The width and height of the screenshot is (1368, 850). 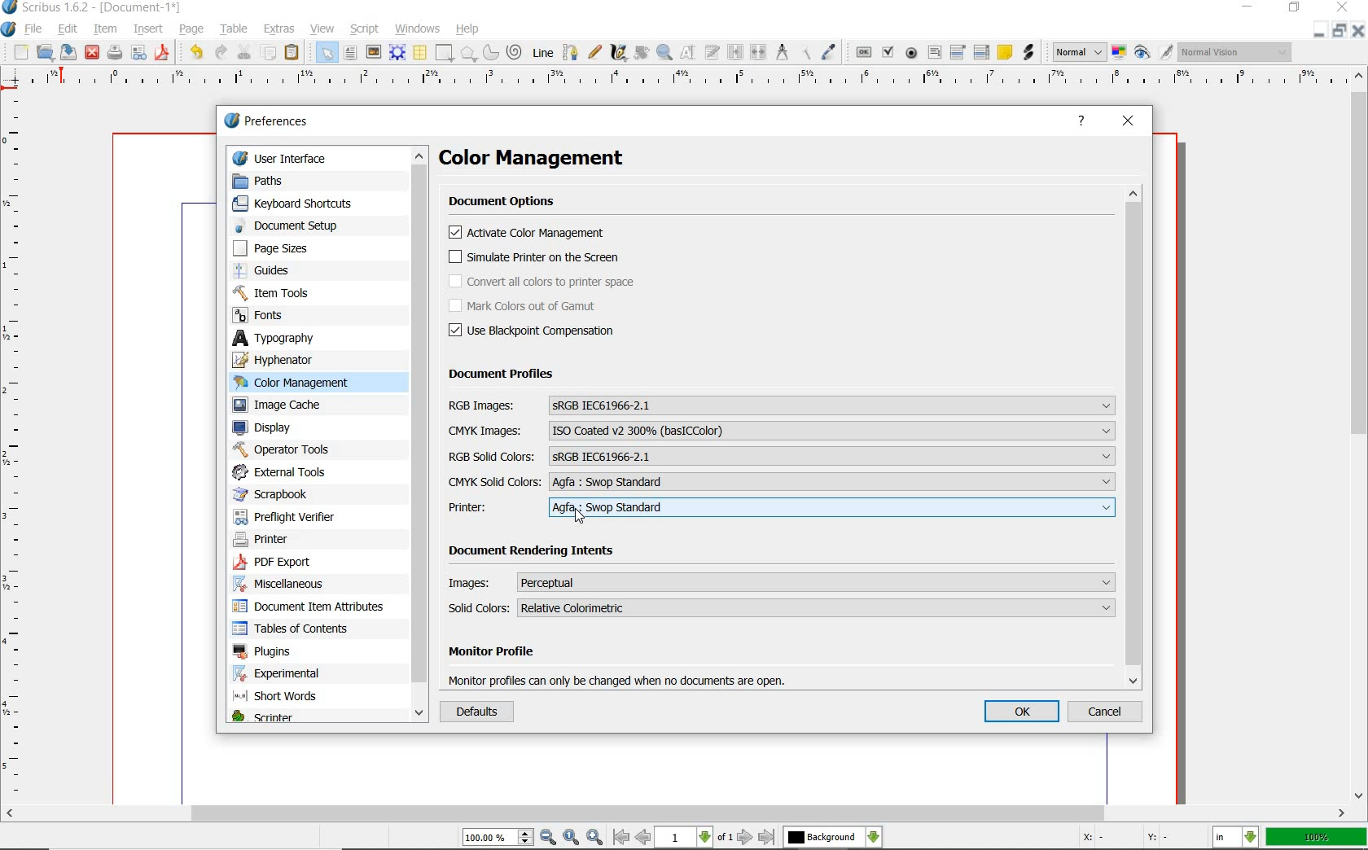 What do you see at coordinates (1250, 8) in the screenshot?
I see `minimize` at bounding box center [1250, 8].